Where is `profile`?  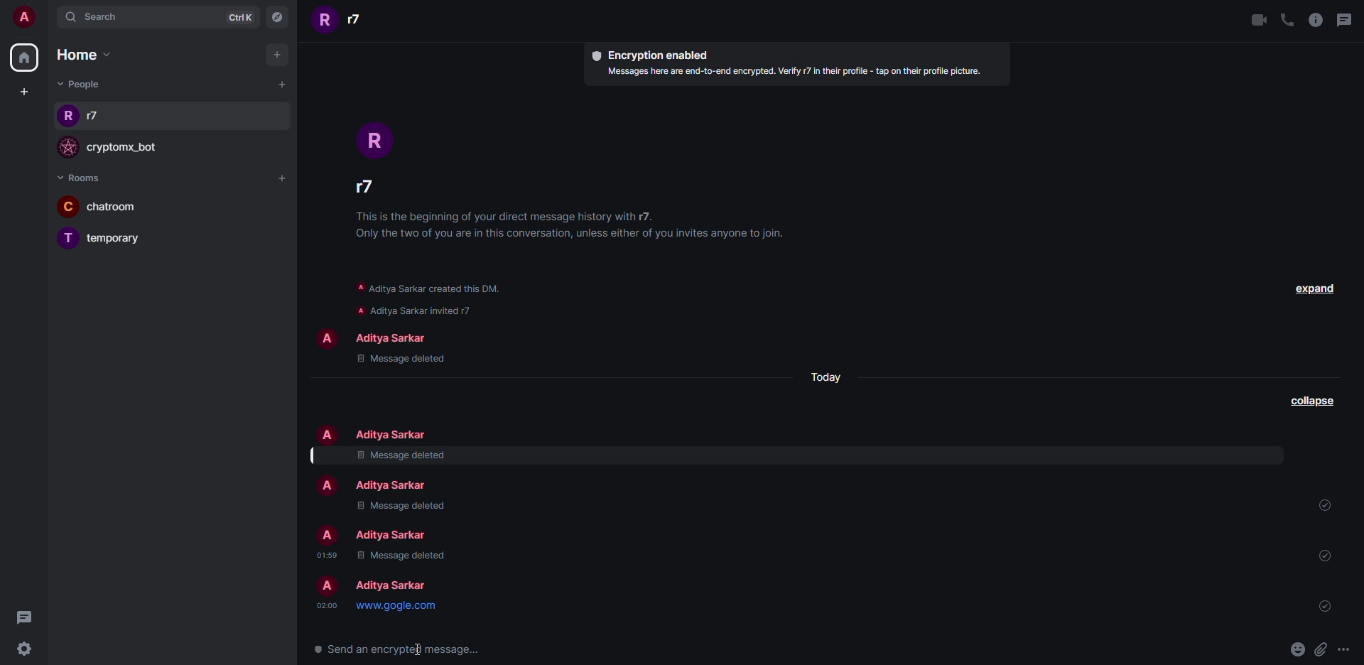
profile is located at coordinates (325, 341).